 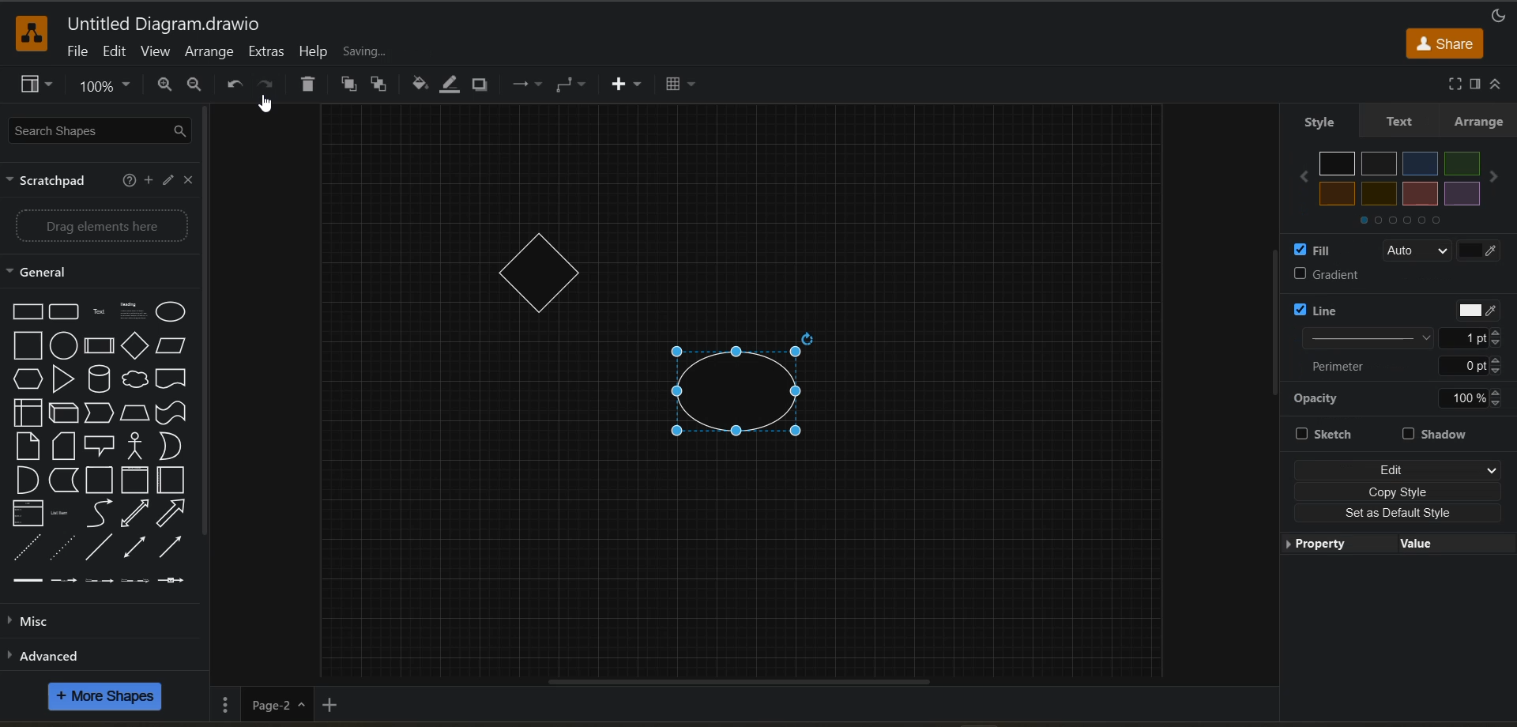 What do you see at coordinates (1402, 326) in the screenshot?
I see `line` at bounding box center [1402, 326].